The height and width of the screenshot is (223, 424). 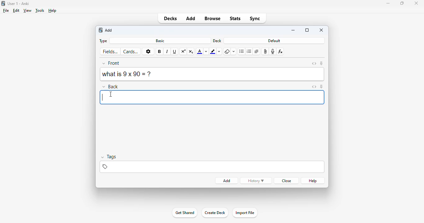 I want to click on unordered list, so click(x=242, y=52).